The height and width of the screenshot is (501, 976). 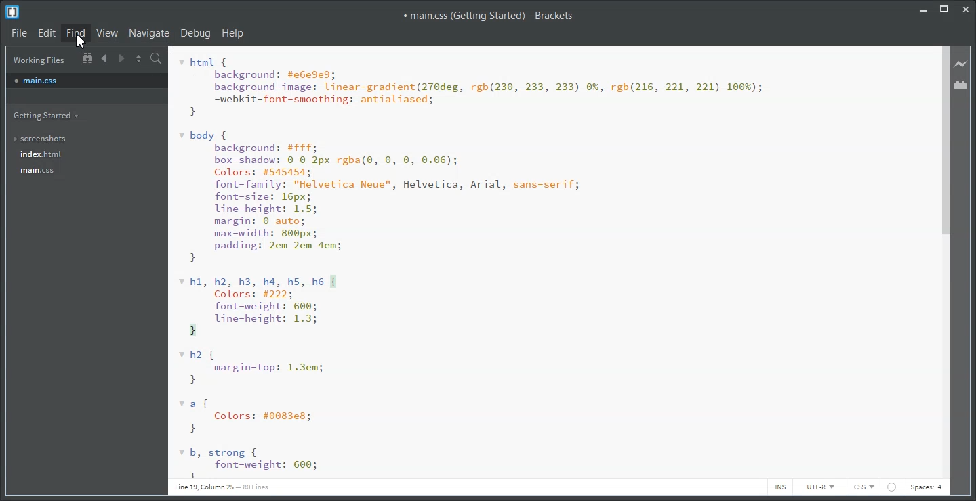 What do you see at coordinates (48, 154) in the screenshot?
I see `index.html` at bounding box center [48, 154].